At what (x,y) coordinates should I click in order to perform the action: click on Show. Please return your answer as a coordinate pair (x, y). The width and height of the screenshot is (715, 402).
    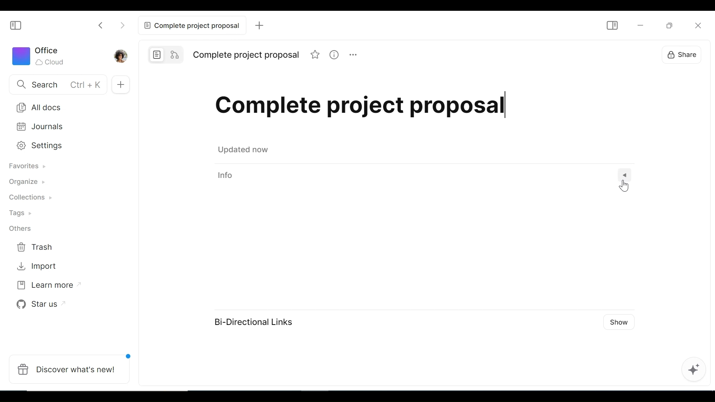
    Looking at the image, I should click on (621, 322).